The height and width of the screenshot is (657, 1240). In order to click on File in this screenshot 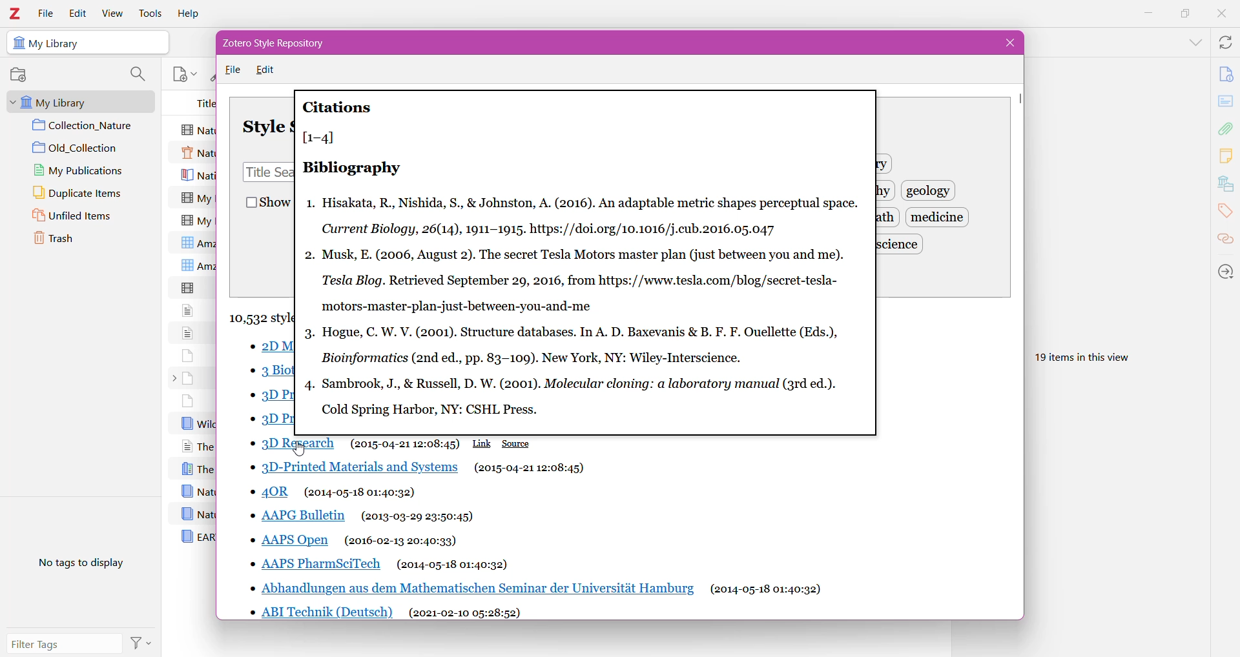, I will do `click(233, 70)`.